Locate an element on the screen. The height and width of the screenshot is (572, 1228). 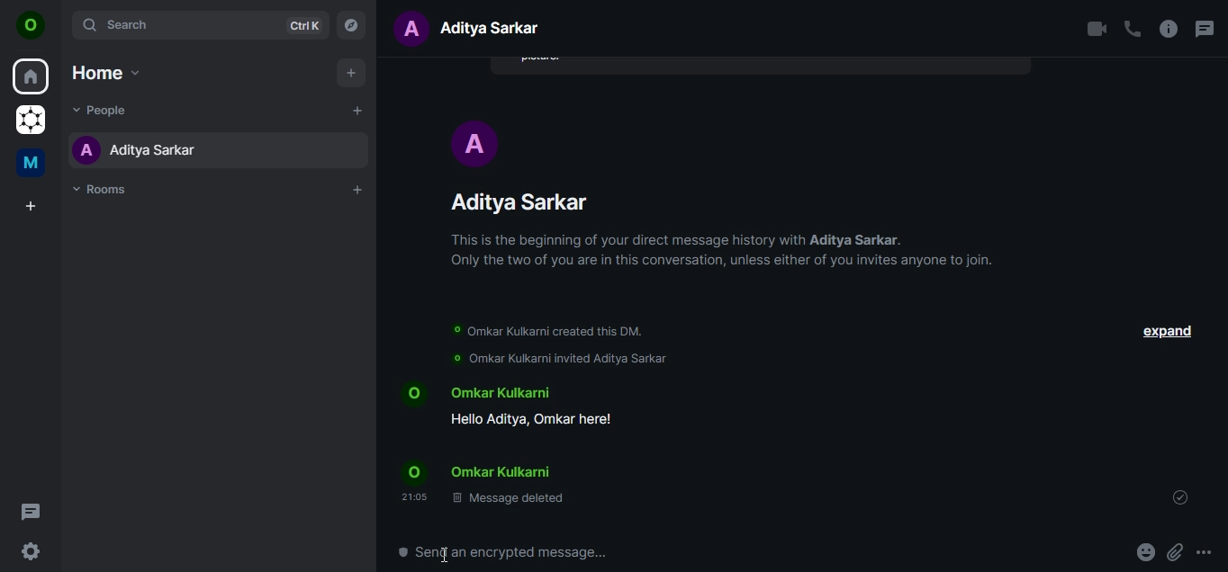
quick settings is located at coordinates (31, 551).